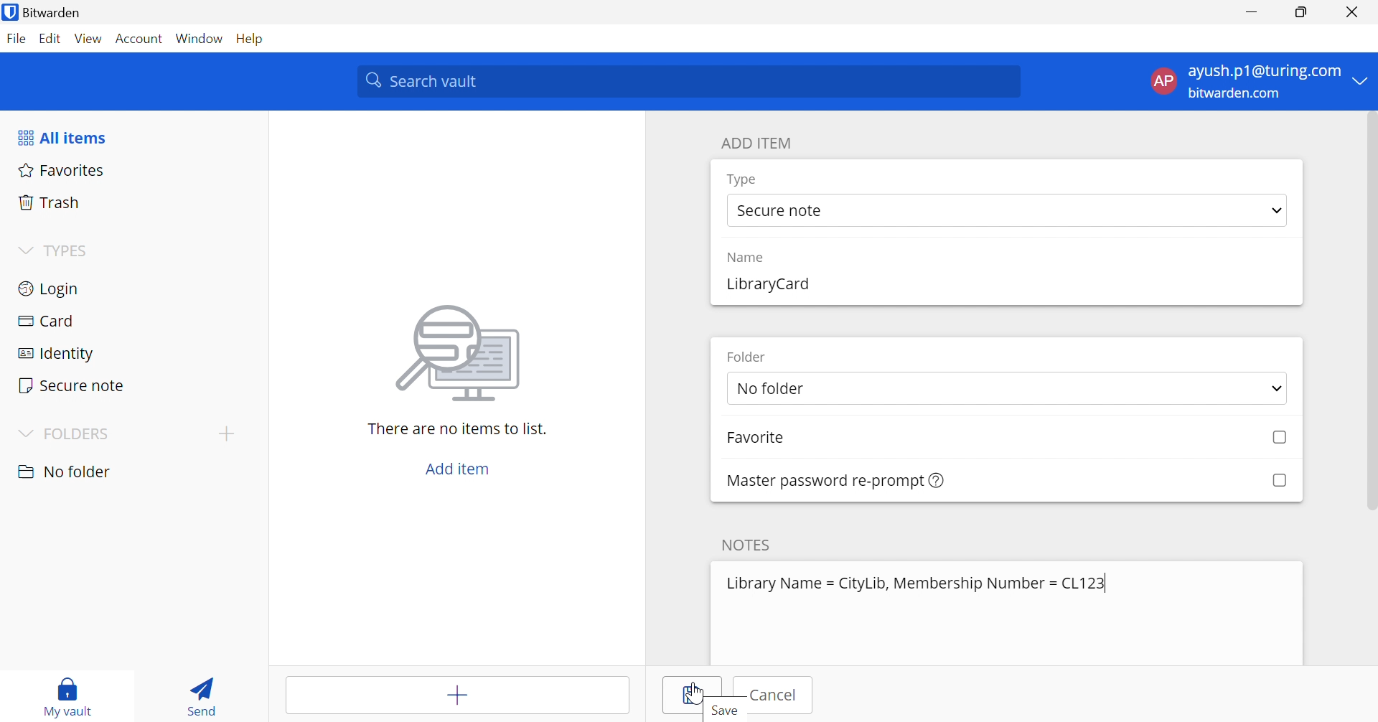 The width and height of the screenshot is (1378, 722). What do you see at coordinates (225, 433) in the screenshot?
I see `Add folder` at bounding box center [225, 433].